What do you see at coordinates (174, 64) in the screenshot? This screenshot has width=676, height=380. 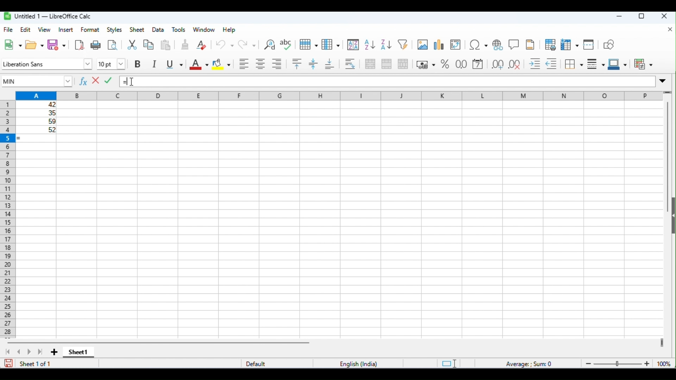 I see `underline` at bounding box center [174, 64].